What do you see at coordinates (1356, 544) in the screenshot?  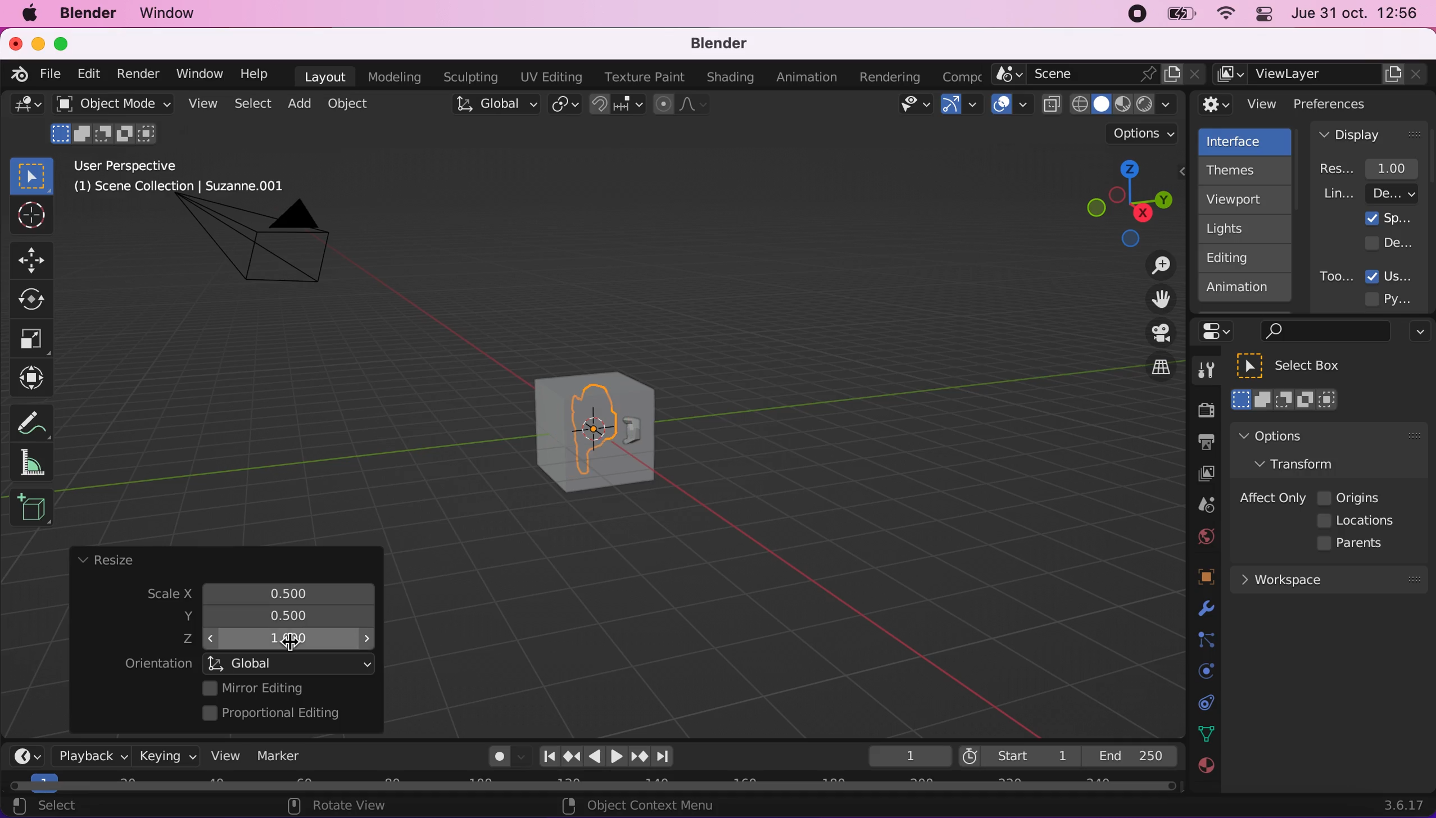 I see `parents` at bounding box center [1356, 544].